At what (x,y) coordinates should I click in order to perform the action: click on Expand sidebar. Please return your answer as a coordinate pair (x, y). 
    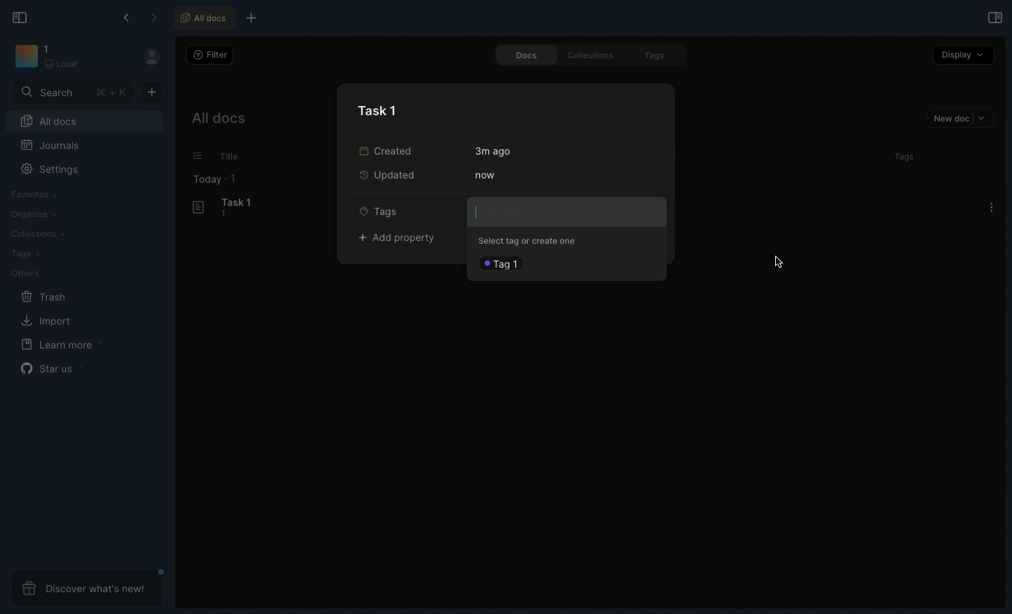
    Looking at the image, I should click on (994, 17).